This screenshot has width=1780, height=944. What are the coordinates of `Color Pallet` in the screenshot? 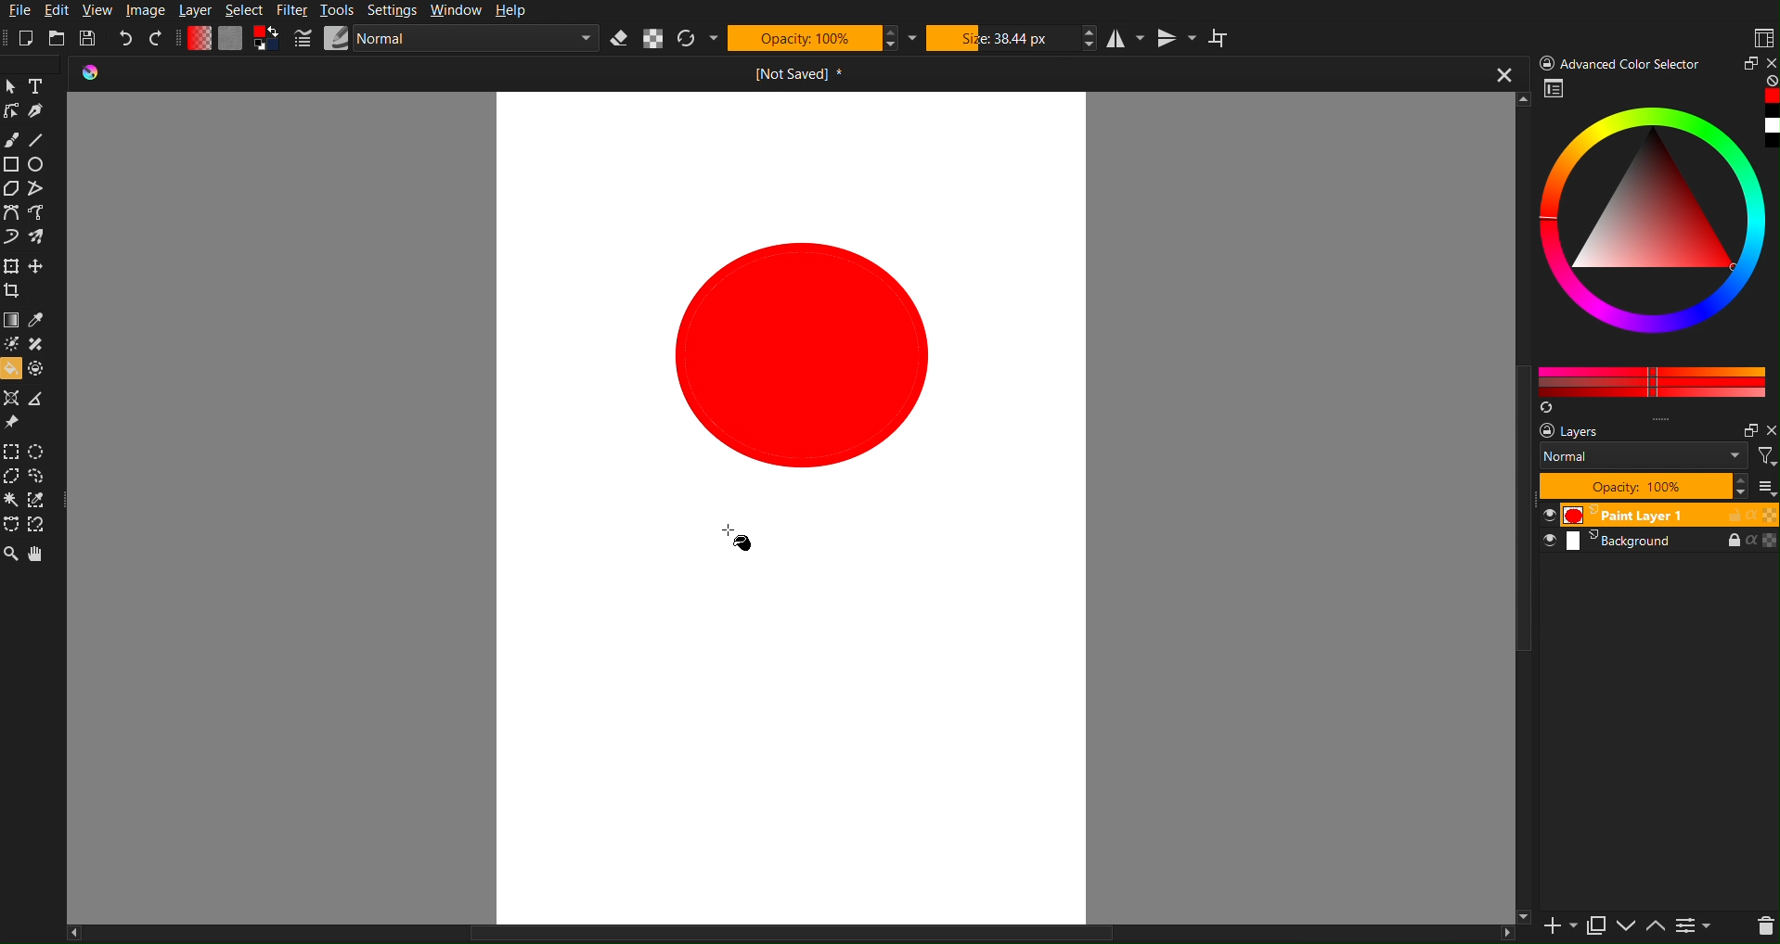 It's located at (1651, 378).